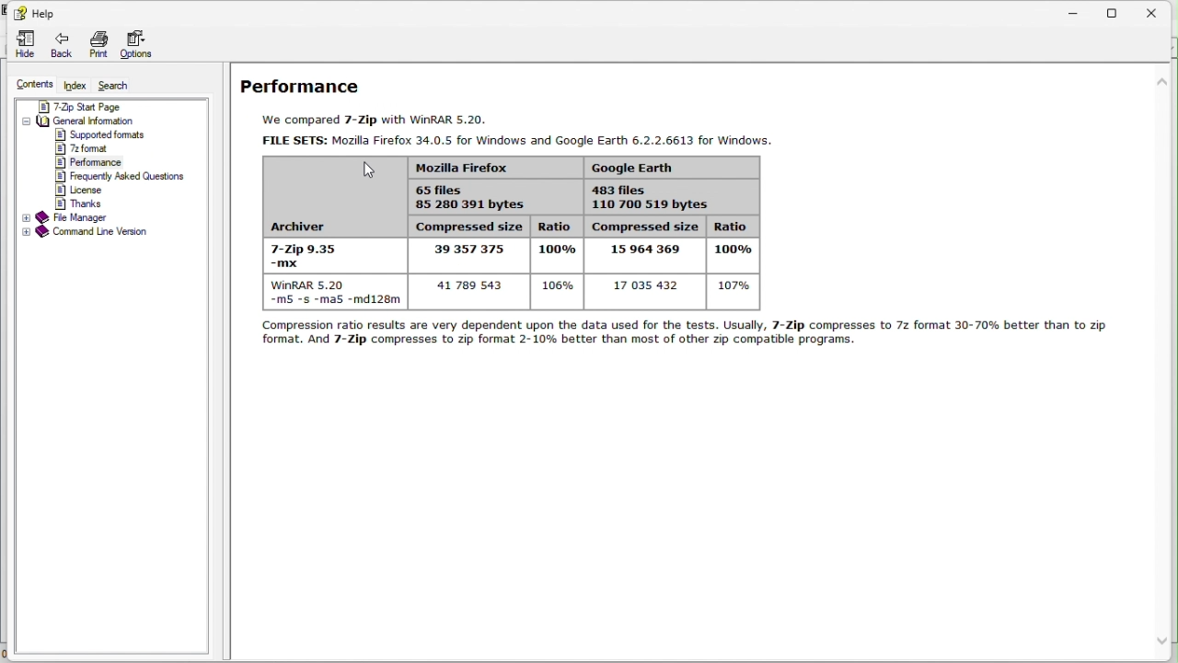 The width and height of the screenshot is (1178, 663). I want to click on Compression ratio results are very dependent upon the data used for the tests. Usually, 7-Zip compresses to 7z format 30-70% better than to zip
format. And 7-Zip compresses to zip format 2- 10% better than most of other zip compatible programs., so click(683, 336).